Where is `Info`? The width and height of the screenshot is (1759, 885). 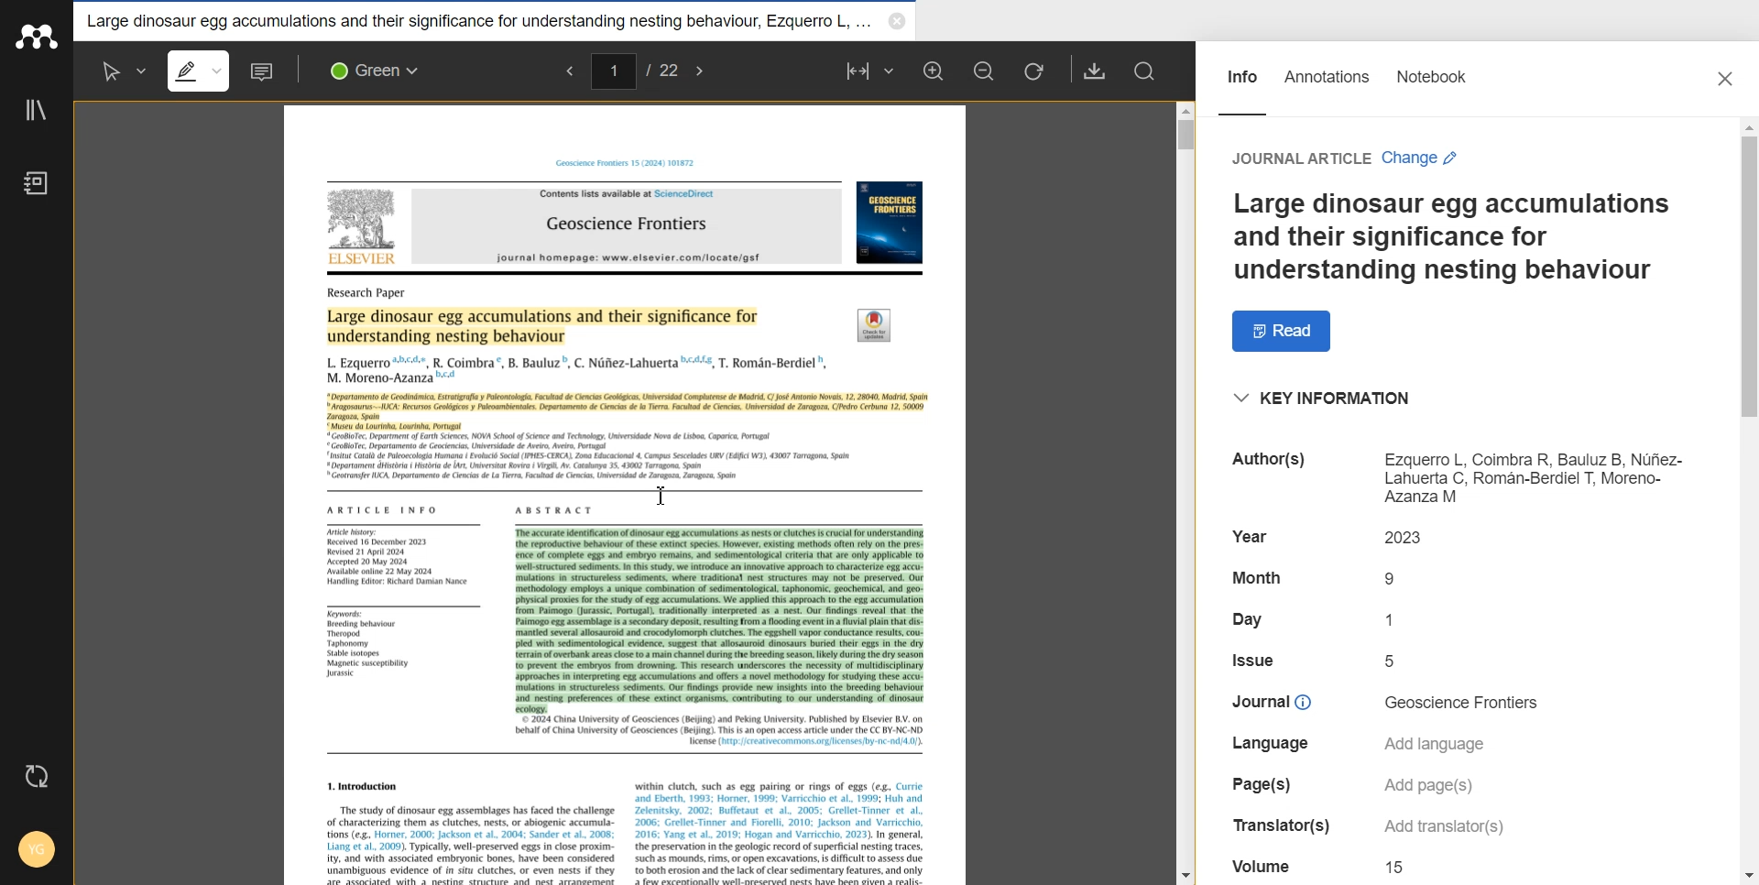
Info is located at coordinates (1241, 86).